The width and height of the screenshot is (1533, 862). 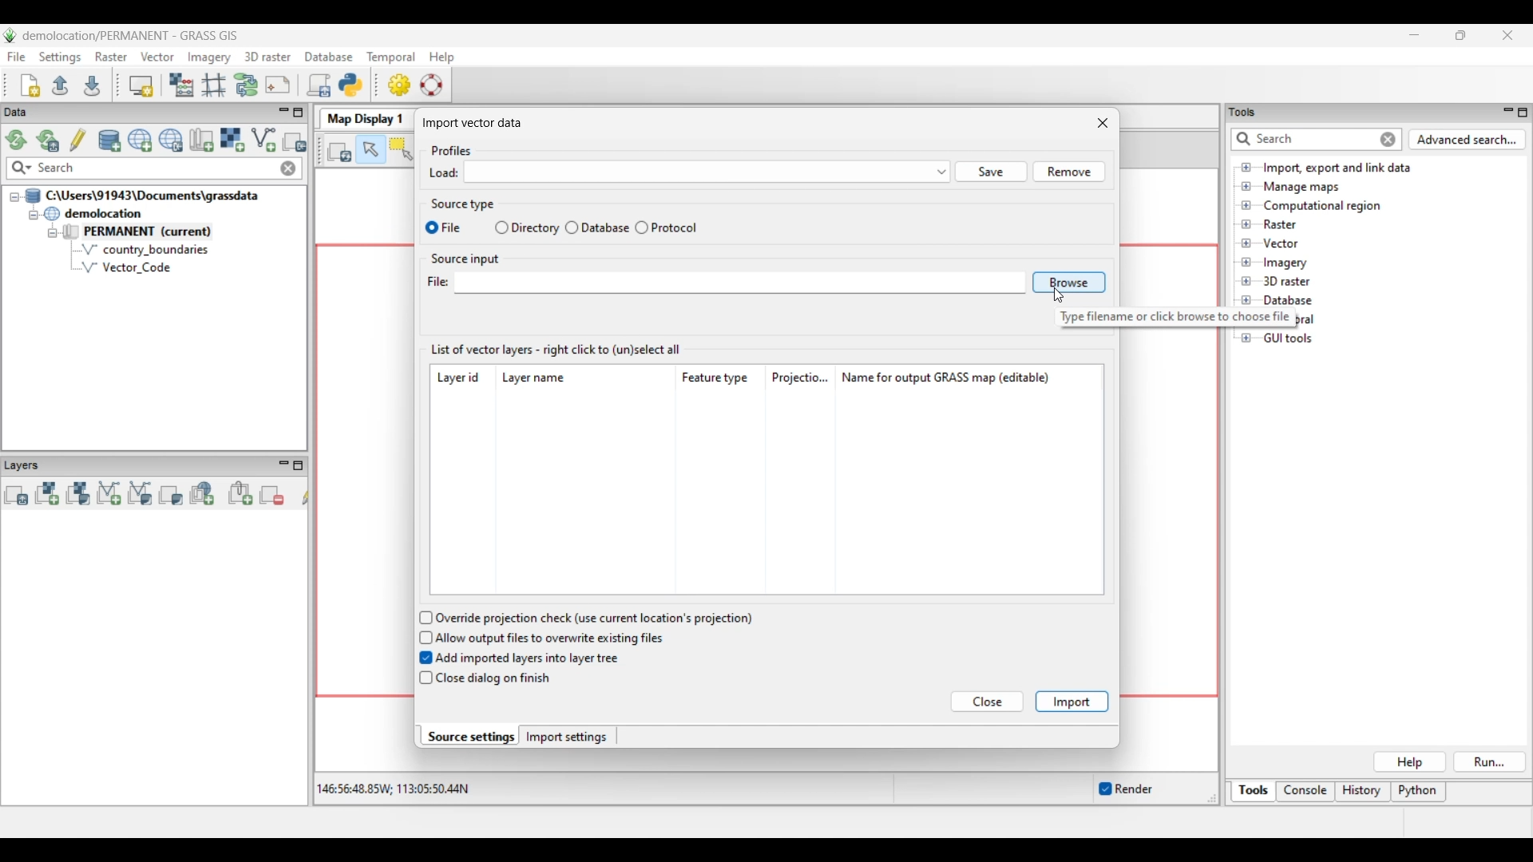 What do you see at coordinates (138, 492) in the screenshot?
I see `Add various vector map layers` at bounding box center [138, 492].